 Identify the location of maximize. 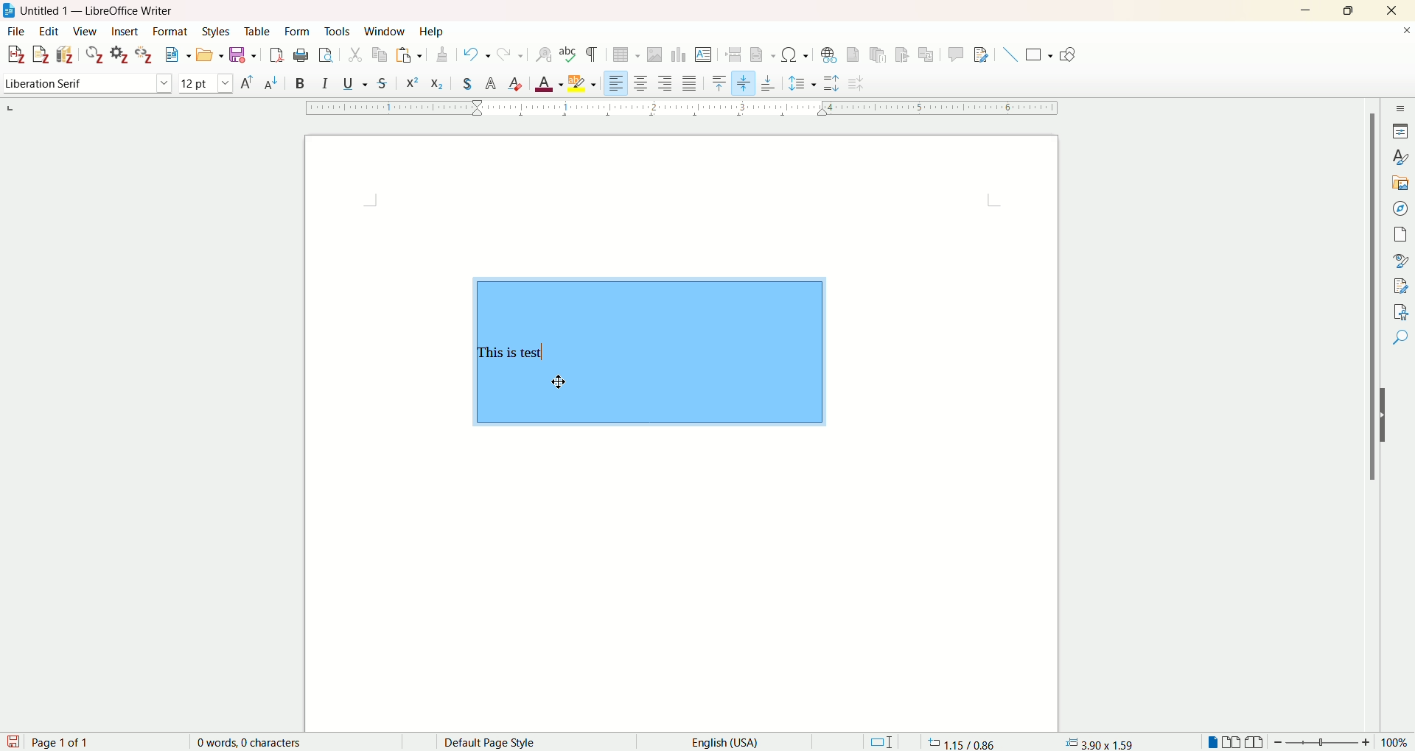
(1352, 10).